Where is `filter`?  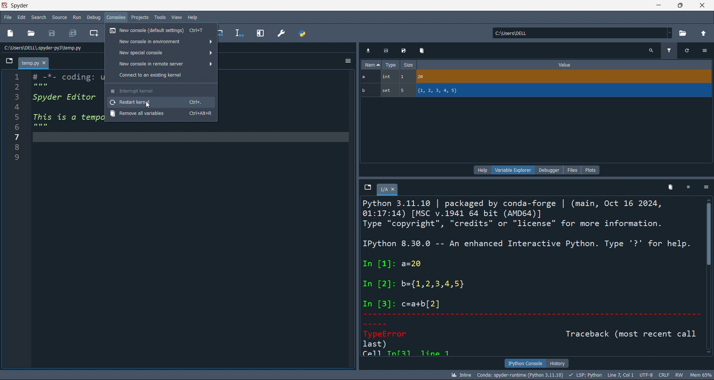 filter is located at coordinates (667, 51).